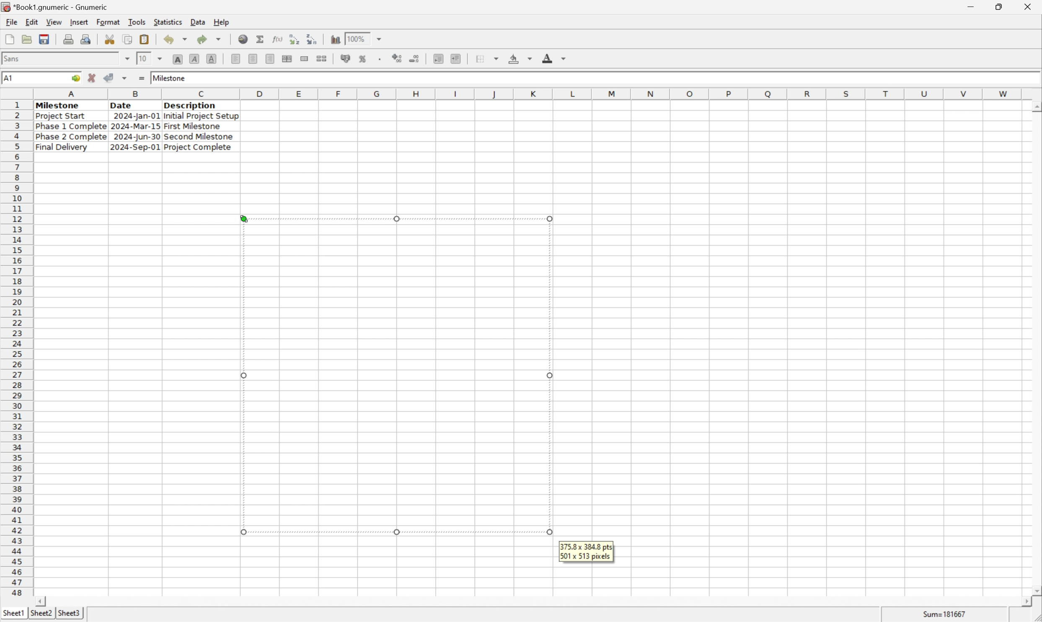 This screenshot has width=1042, height=622. Describe the element at coordinates (211, 39) in the screenshot. I see `redo` at that location.